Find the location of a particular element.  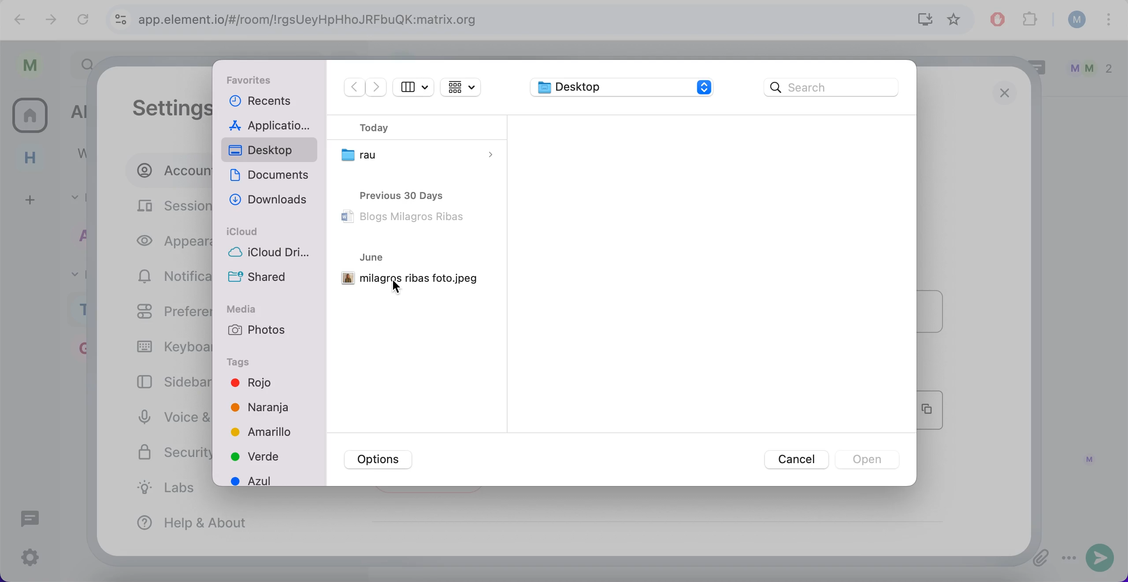

reload current page is located at coordinates (82, 20).